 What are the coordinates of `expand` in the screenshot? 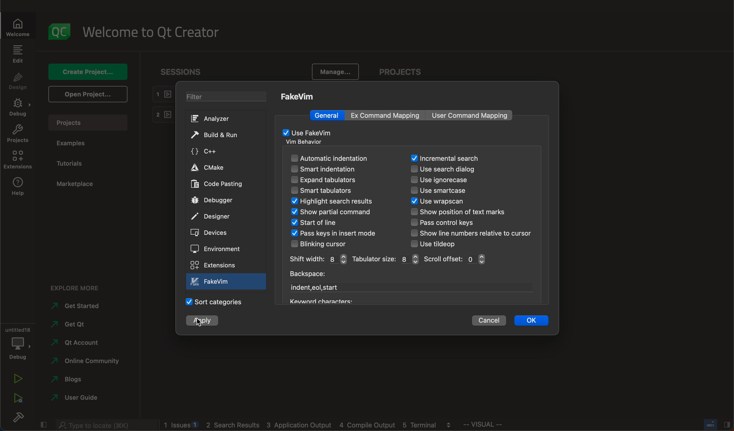 It's located at (336, 181).